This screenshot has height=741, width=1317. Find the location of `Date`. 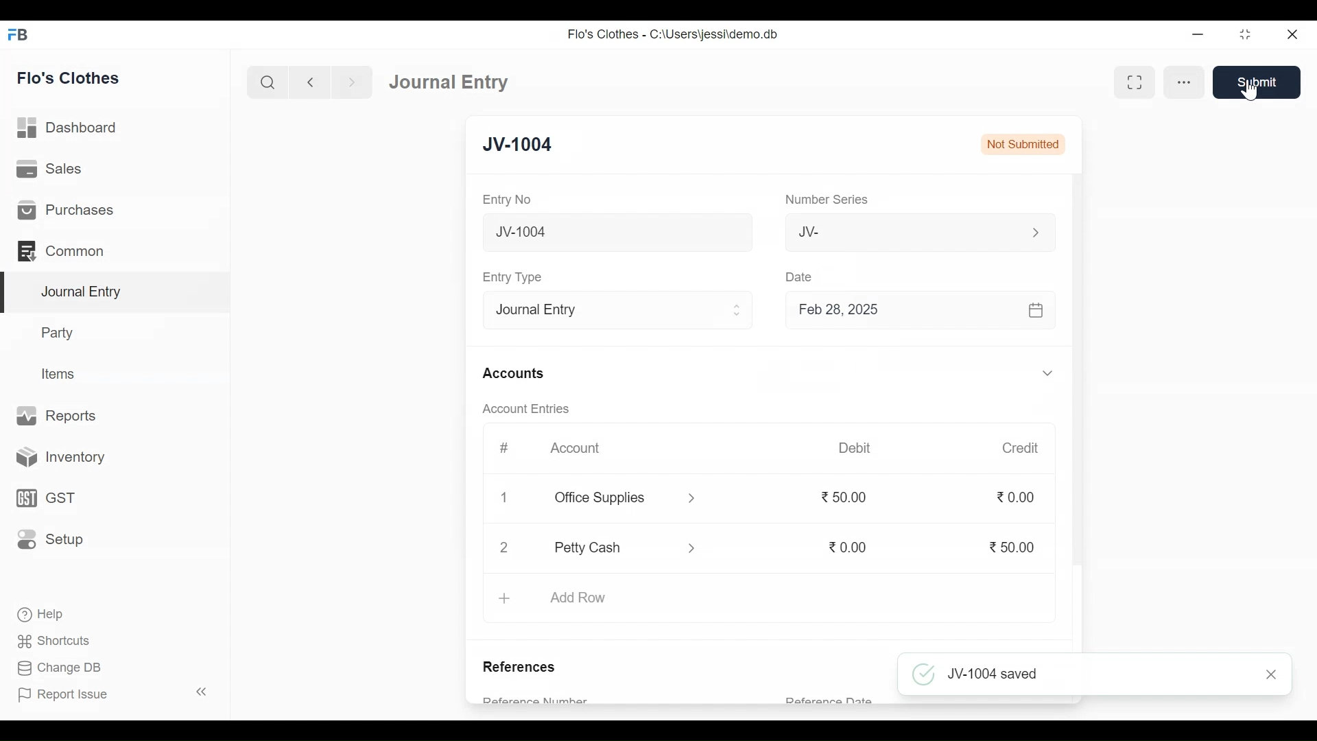

Date is located at coordinates (803, 278).